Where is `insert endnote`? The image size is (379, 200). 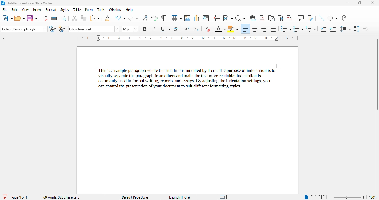
insert endnote is located at coordinates (271, 18).